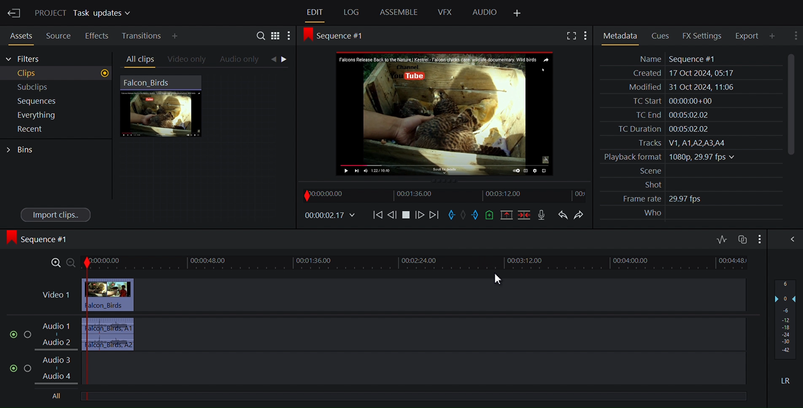 The image size is (803, 408). Describe the element at coordinates (677, 143) in the screenshot. I see `Tracks V1, A1,A2,A3,A4` at that location.